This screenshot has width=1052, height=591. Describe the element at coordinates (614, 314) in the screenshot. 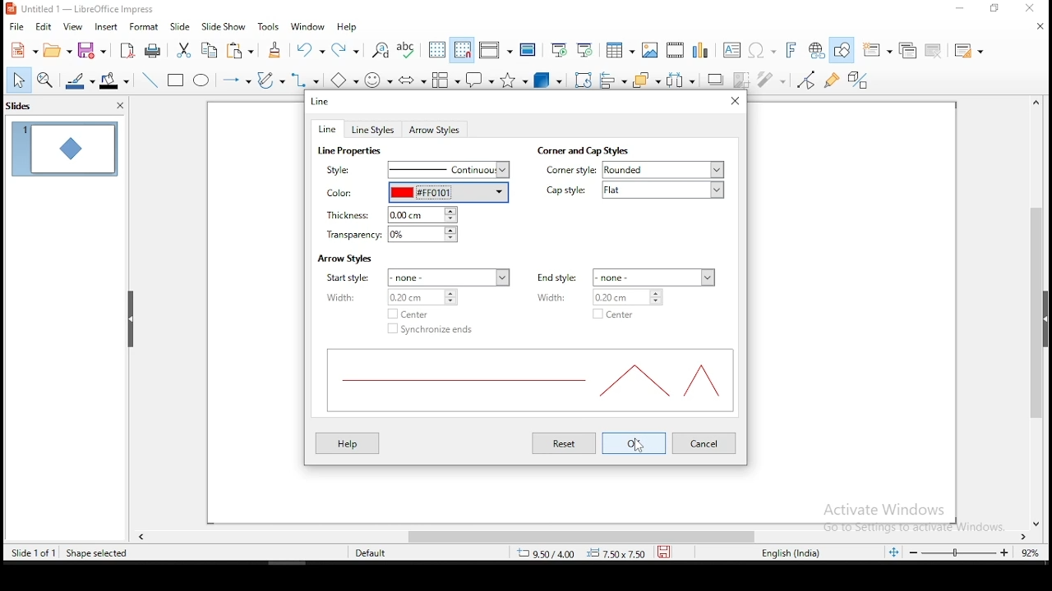

I see `center` at that location.